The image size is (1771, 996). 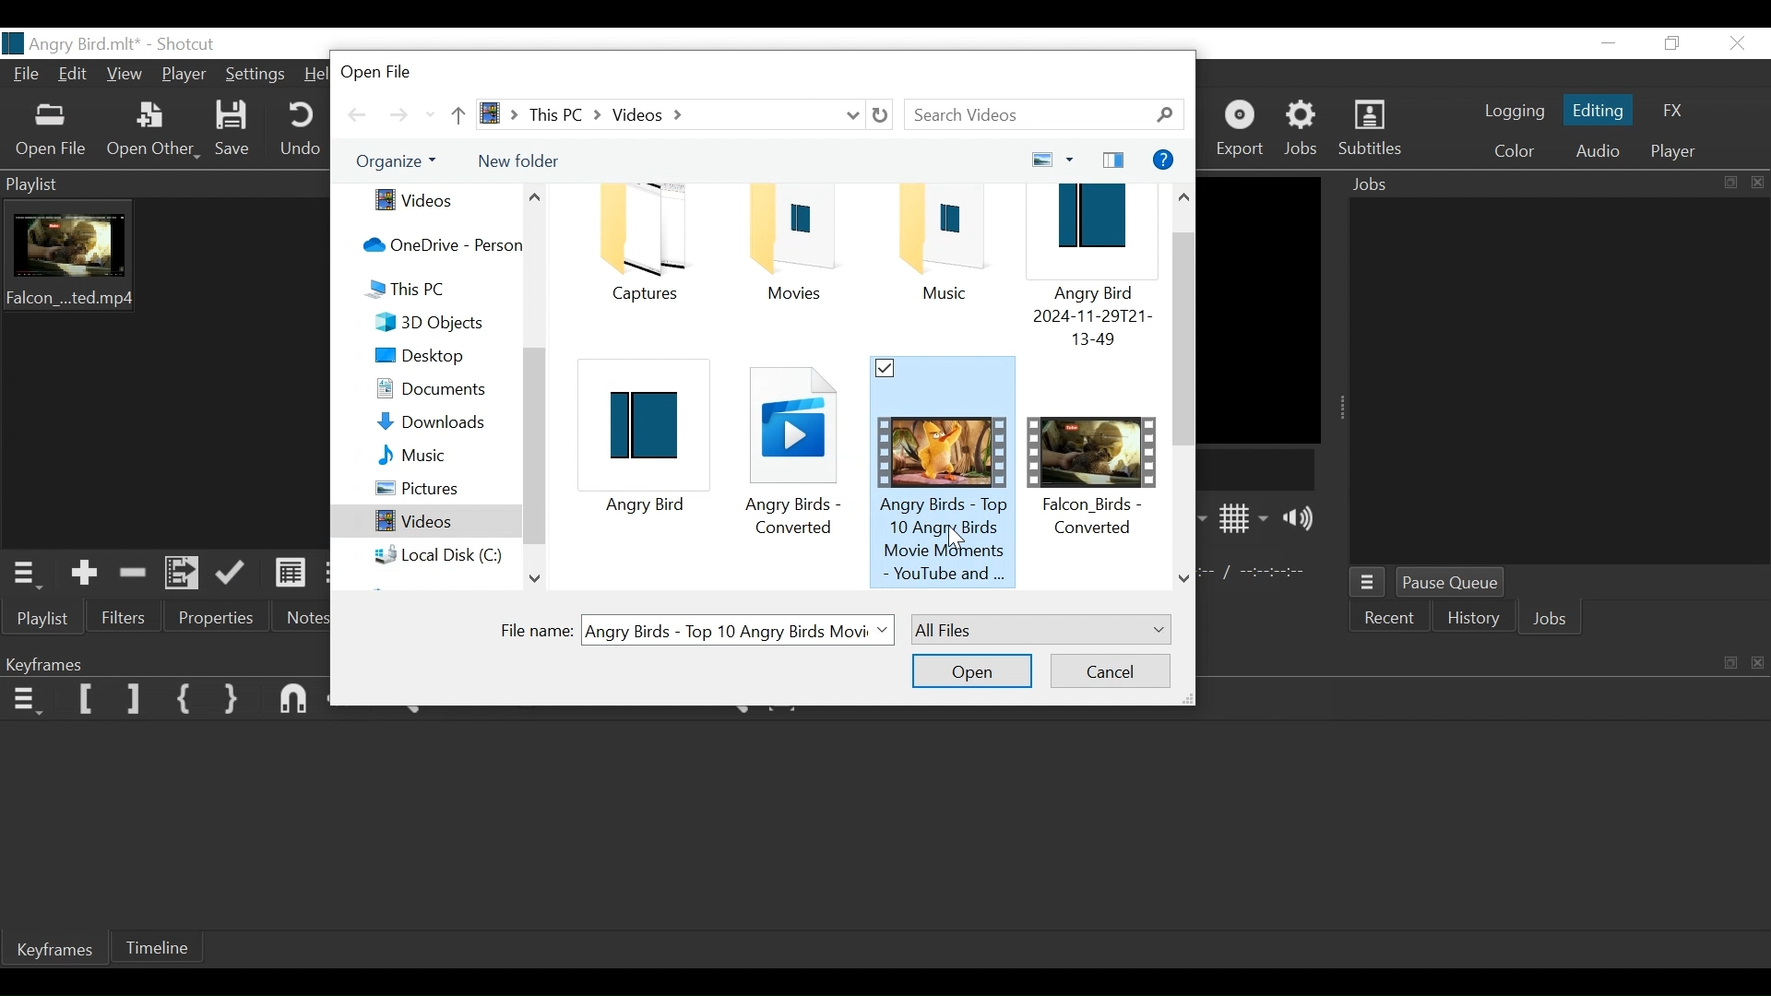 I want to click on View, so click(x=126, y=75).